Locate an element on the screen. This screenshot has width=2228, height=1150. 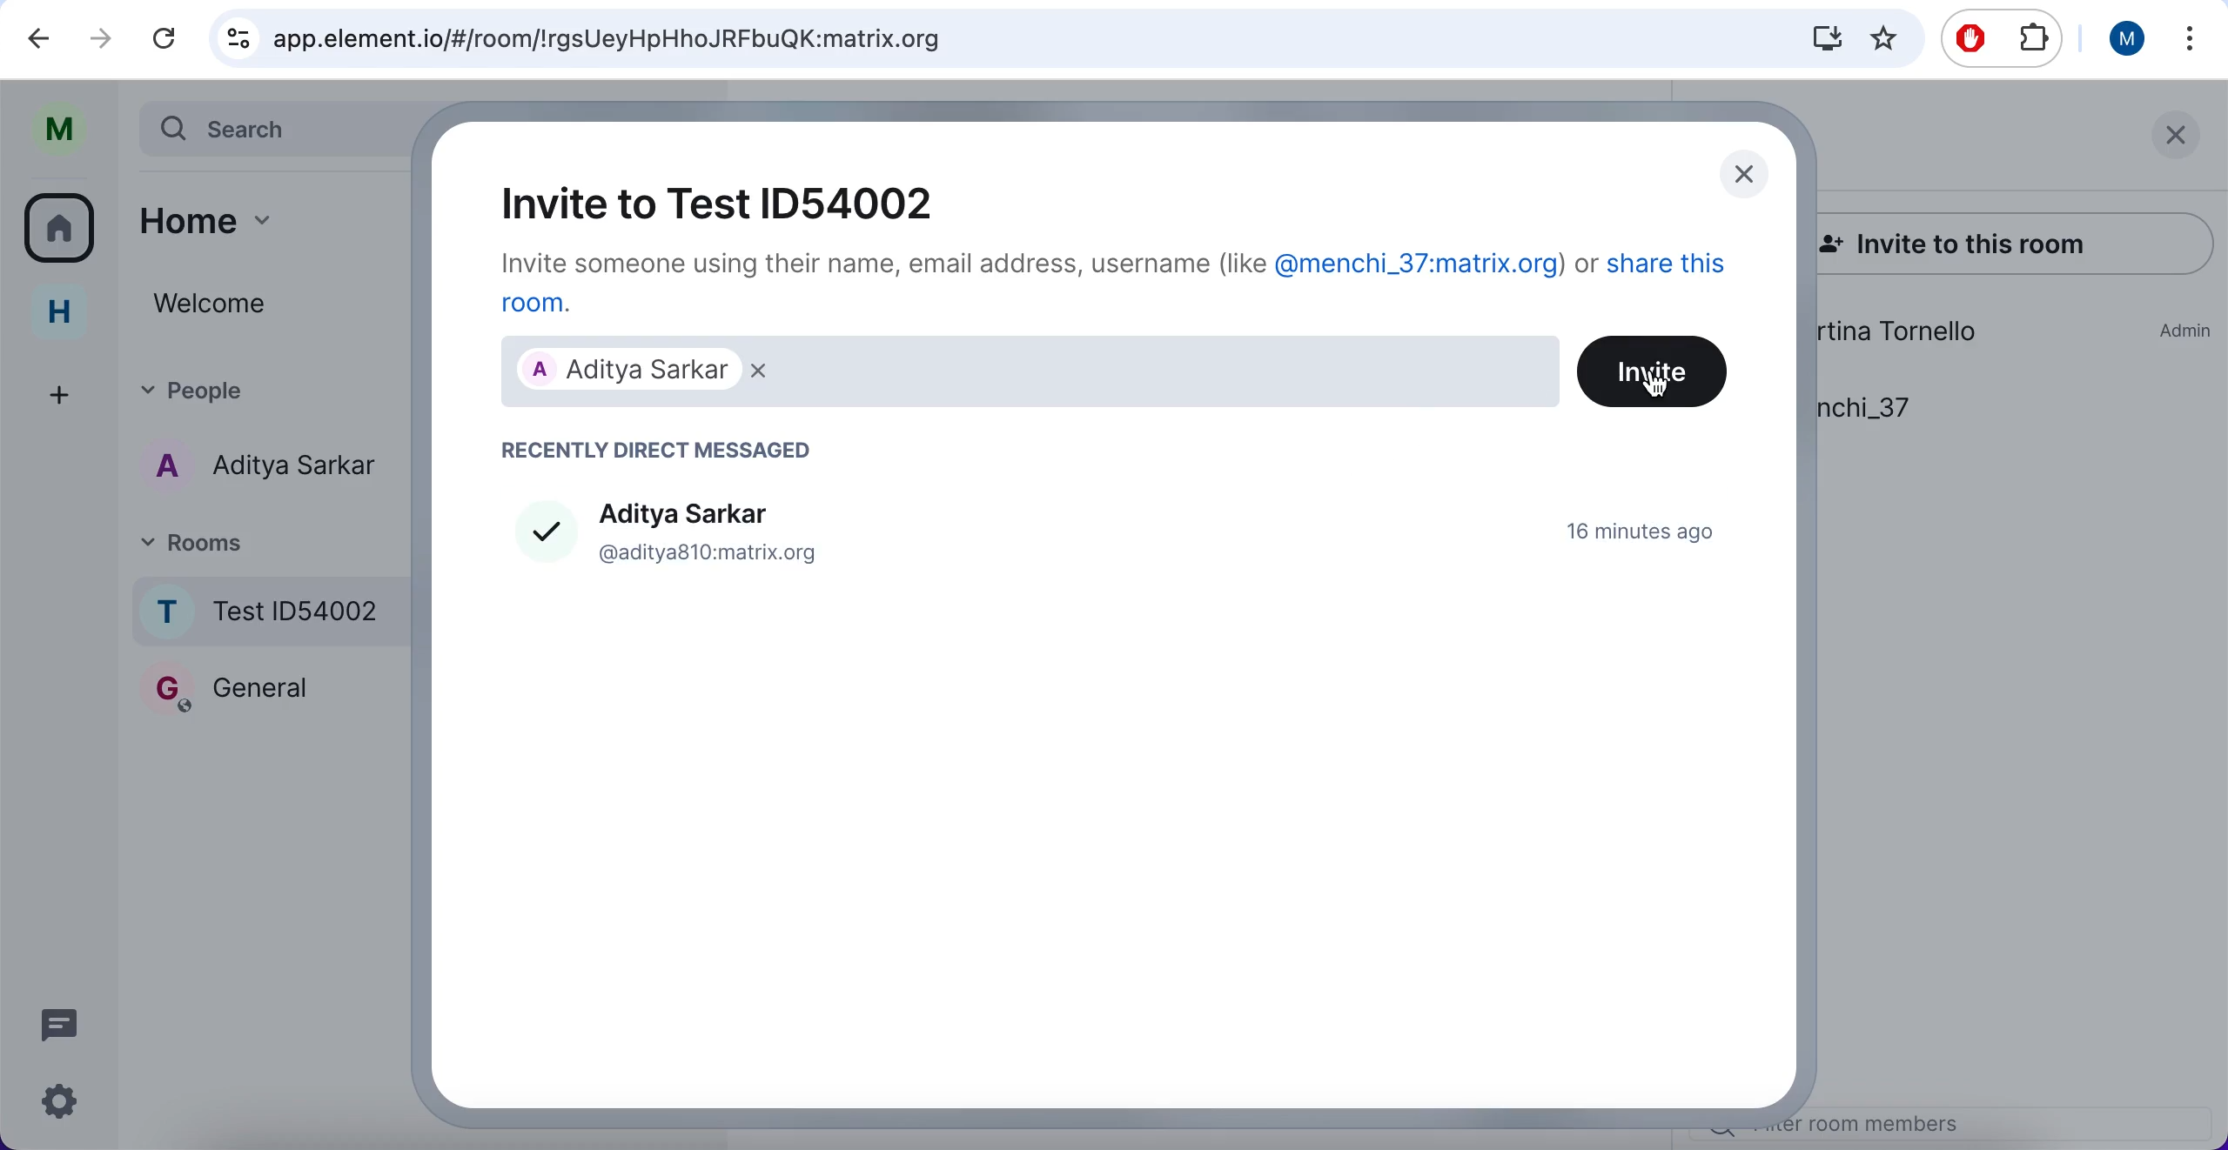
search is located at coordinates (989, 38).